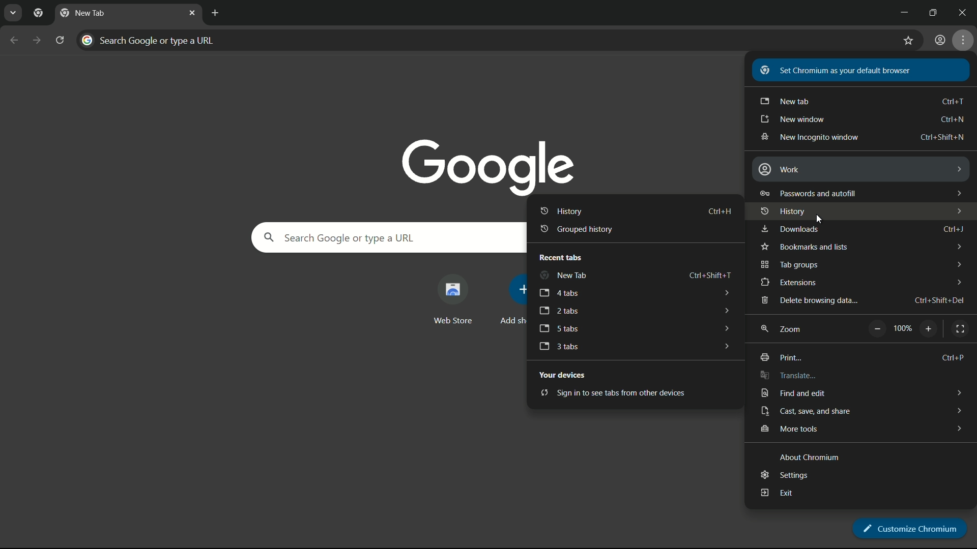  What do you see at coordinates (810, 301) in the screenshot?
I see `delete browsing data` at bounding box center [810, 301].